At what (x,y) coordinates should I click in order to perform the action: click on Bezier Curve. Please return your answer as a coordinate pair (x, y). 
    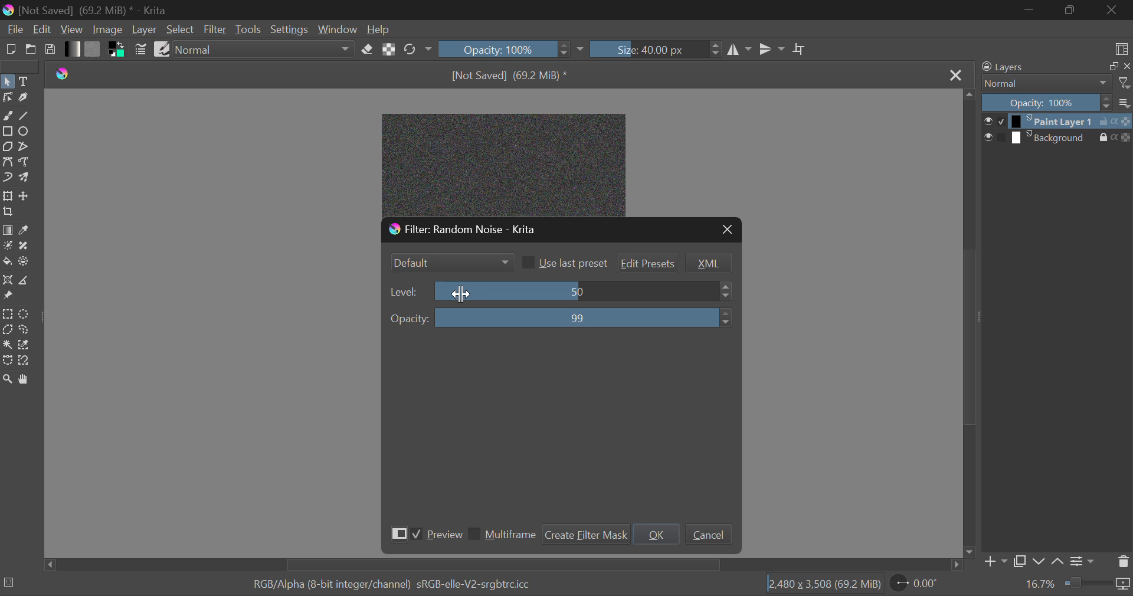
    Looking at the image, I should click on (8, 163).